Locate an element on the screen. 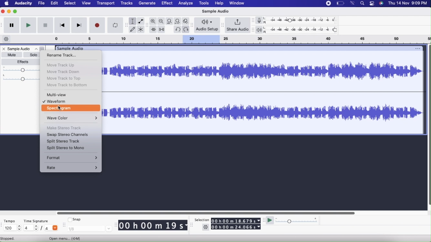 The width and height of the screenshot is (431, 242). move toolbar is located at coordinates (192, 226).